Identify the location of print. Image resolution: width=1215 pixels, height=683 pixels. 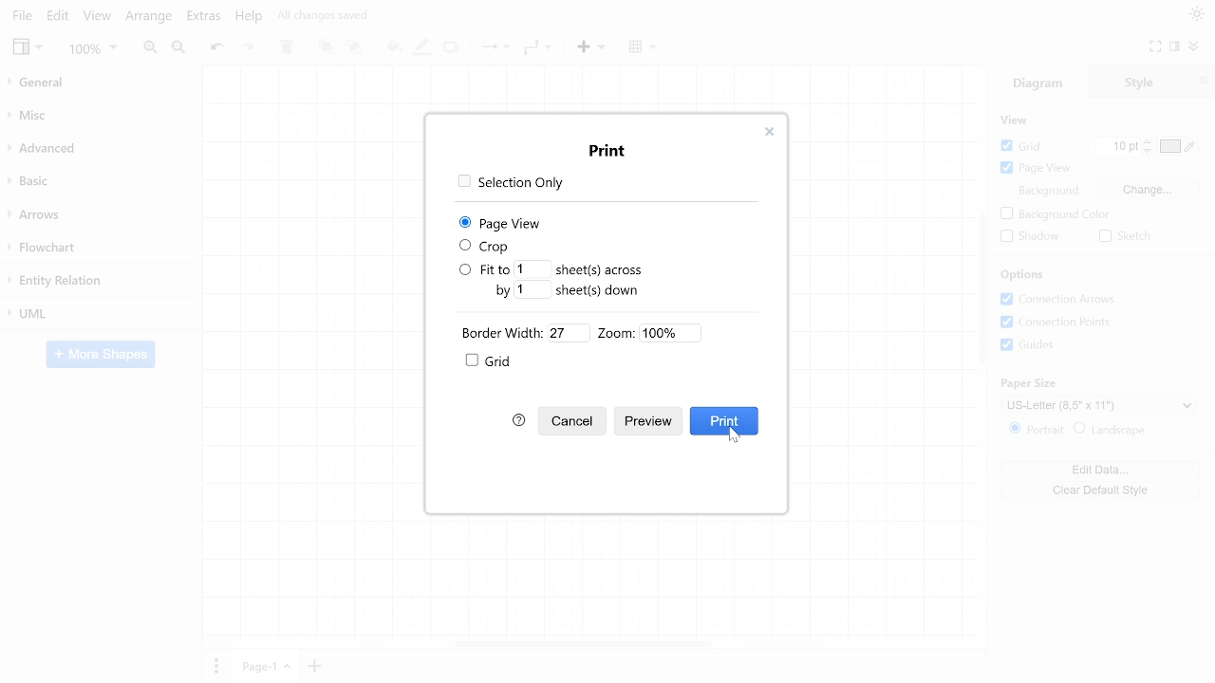
(607, 155).